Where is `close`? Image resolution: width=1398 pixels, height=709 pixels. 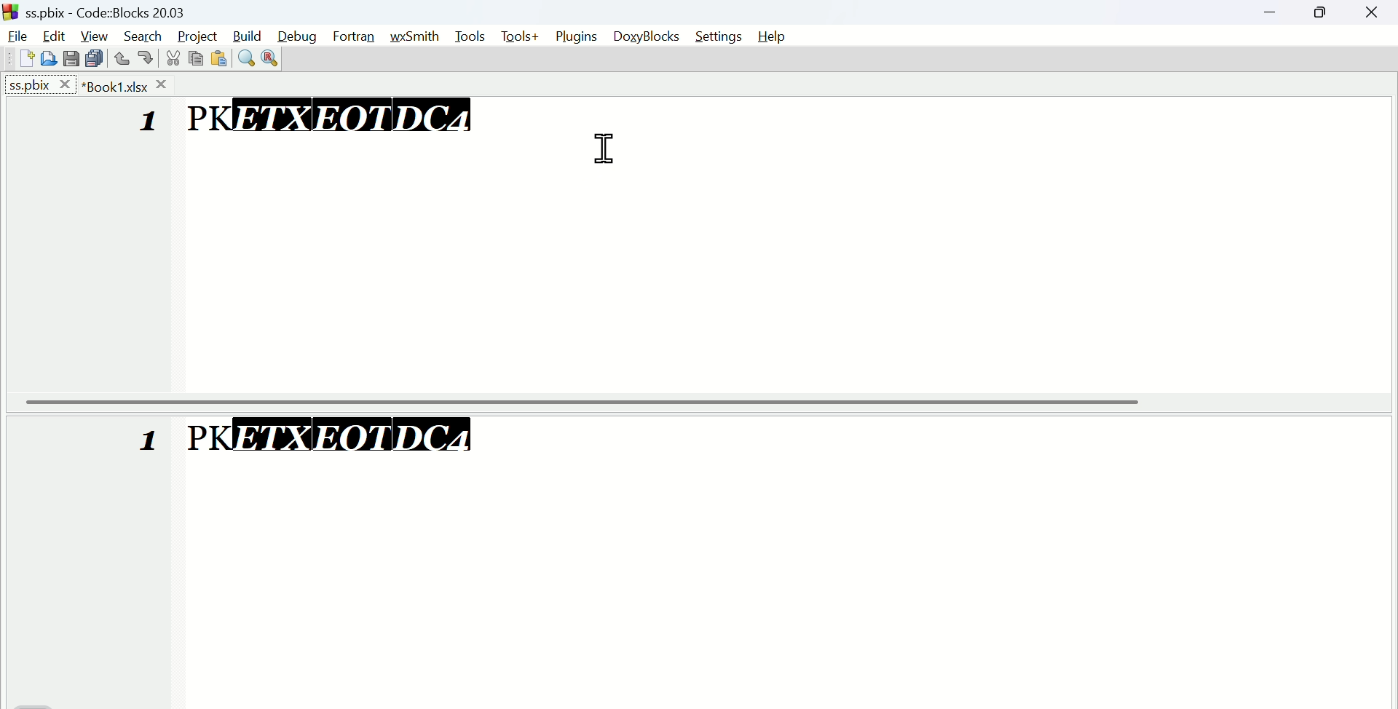 close is located at coordinates (1373, 12).